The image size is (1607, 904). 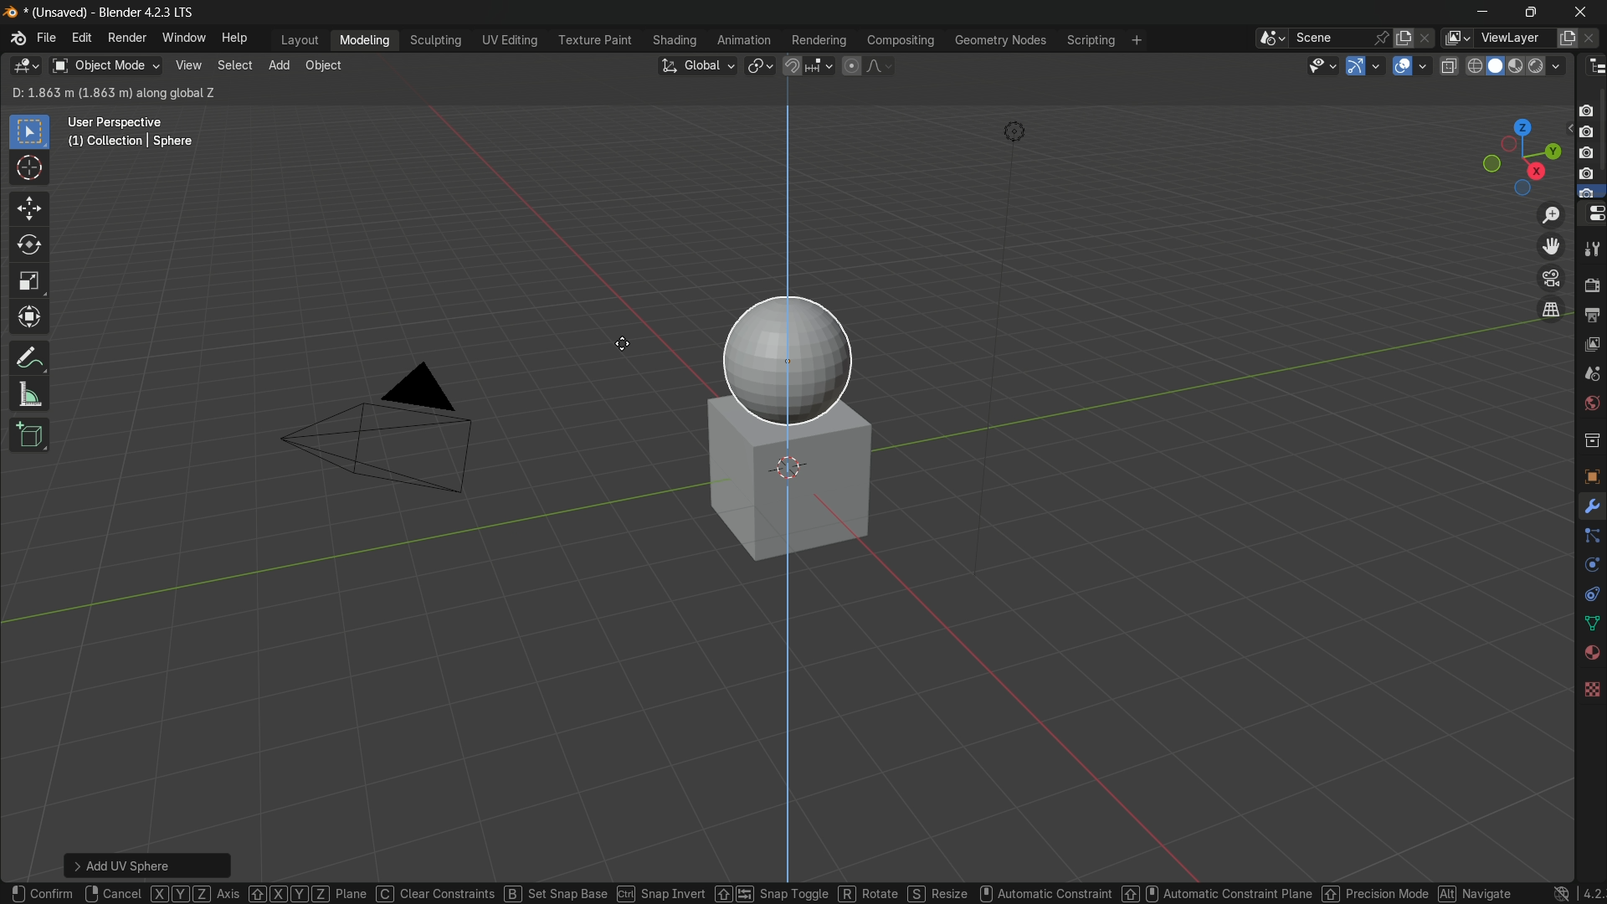 What do you see at coordinates (105, 92) in the screenshot?
I see `intersect existing selection` at bounding box center [105, 92].